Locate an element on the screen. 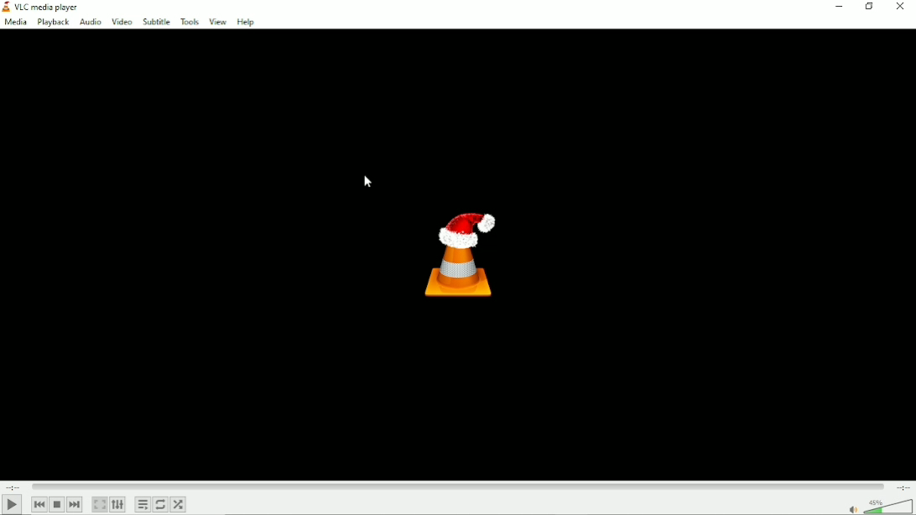  Logo is located at coordinates (457, 257).